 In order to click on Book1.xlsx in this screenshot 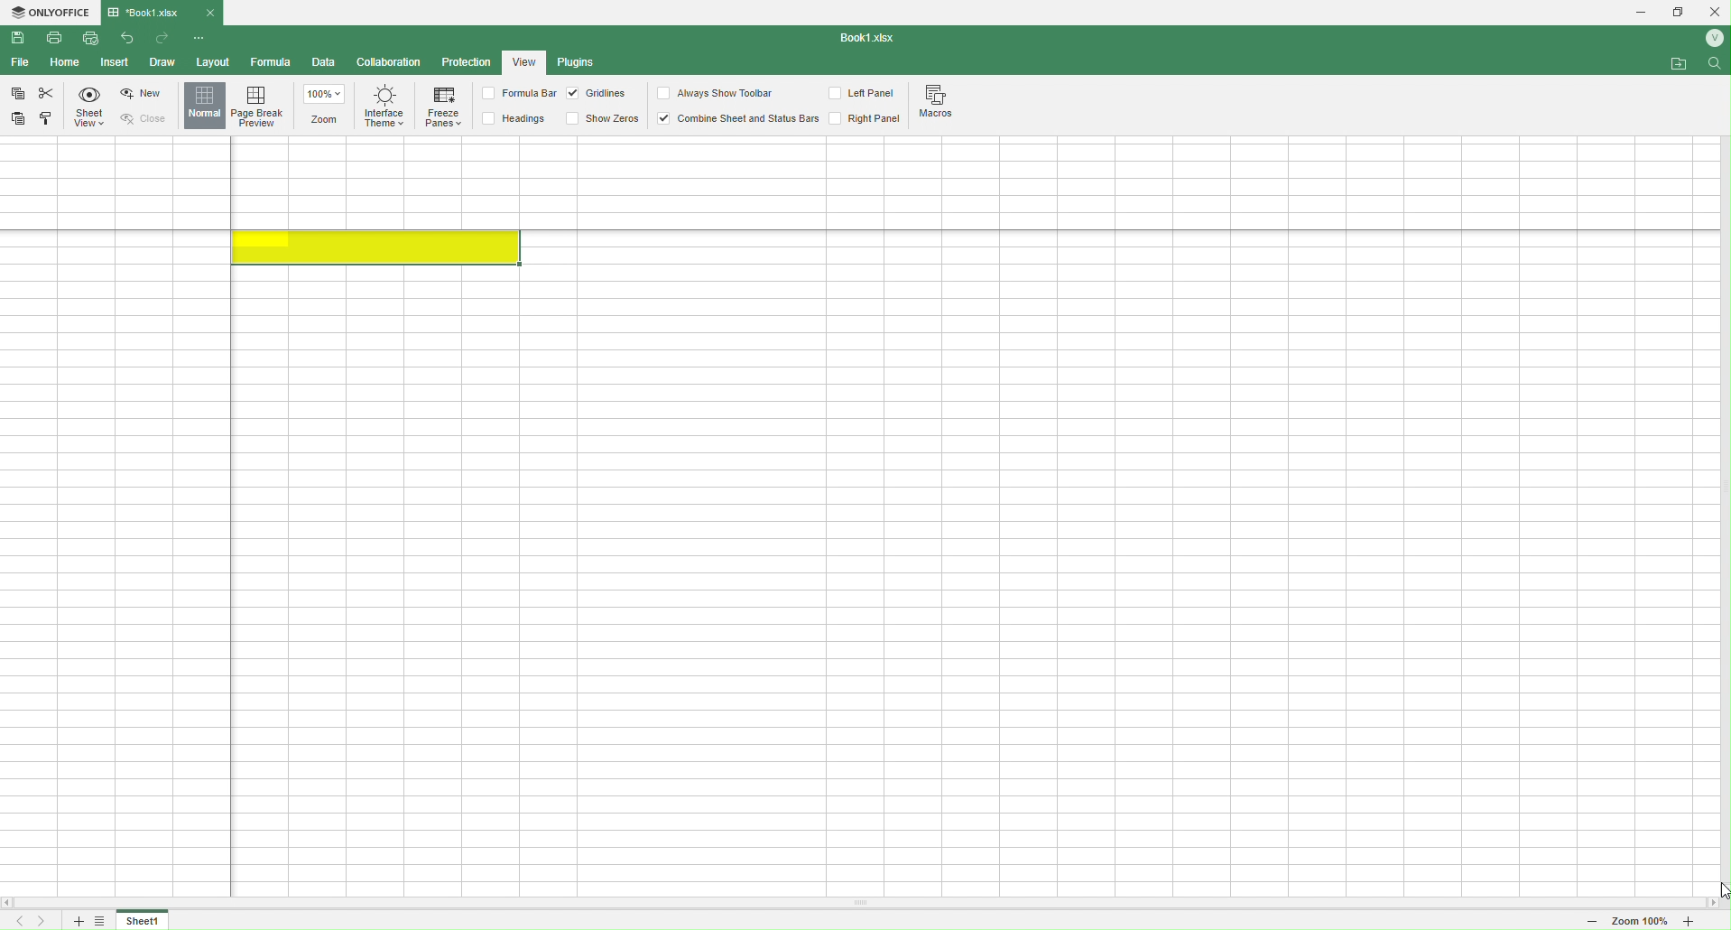, I will do `click(152, 12)`.